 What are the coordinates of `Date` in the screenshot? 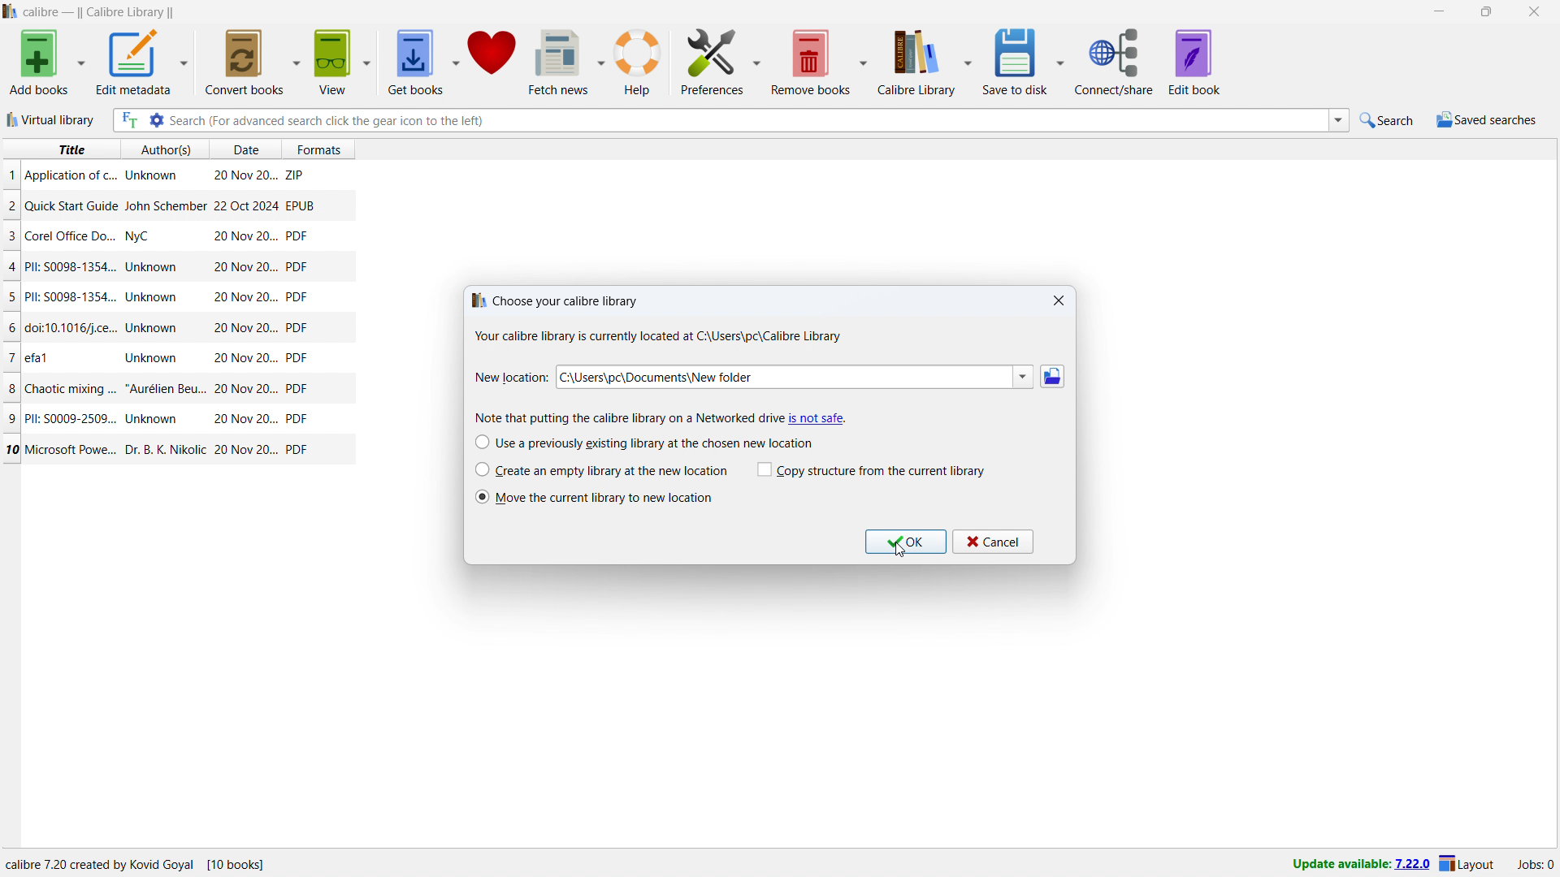 It's located at (245, 177).